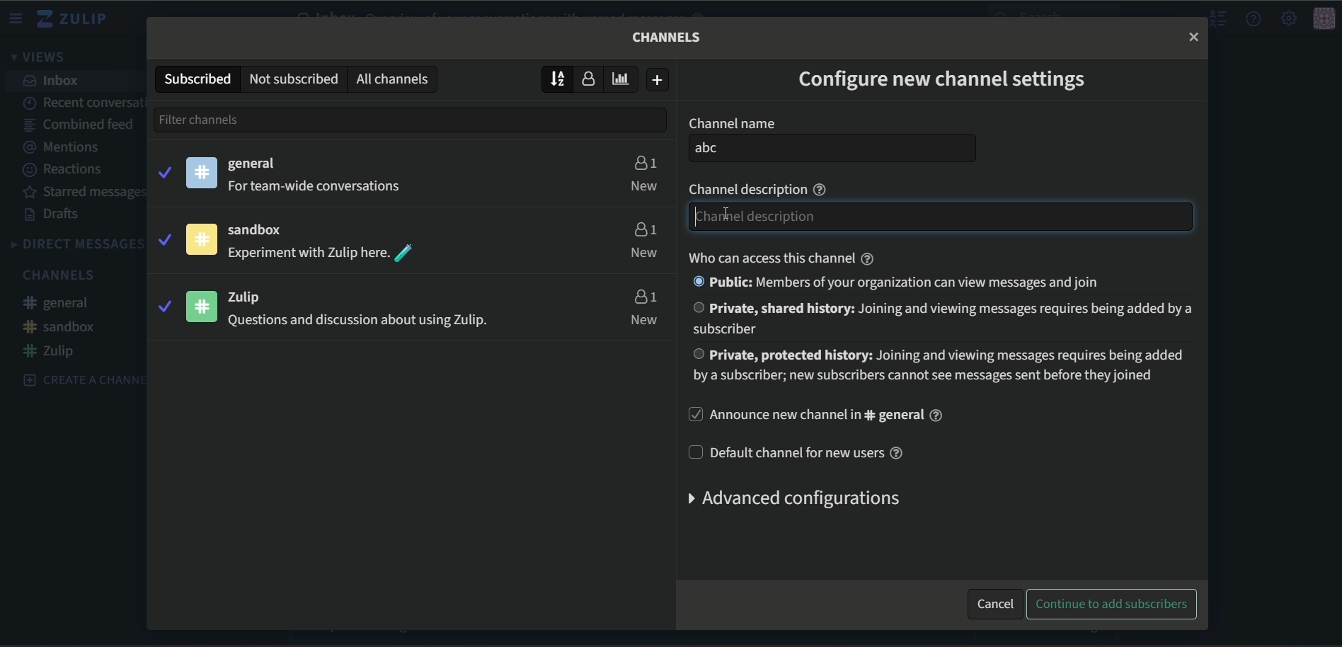 The height and width of the screenshot is (647, 1342). What do you see at coordinates (943, 319) in the screenshot?
I see ` Private, shared history: Joining and viewing messages requires being added by asubscriber` at bounding box center [943, 319].